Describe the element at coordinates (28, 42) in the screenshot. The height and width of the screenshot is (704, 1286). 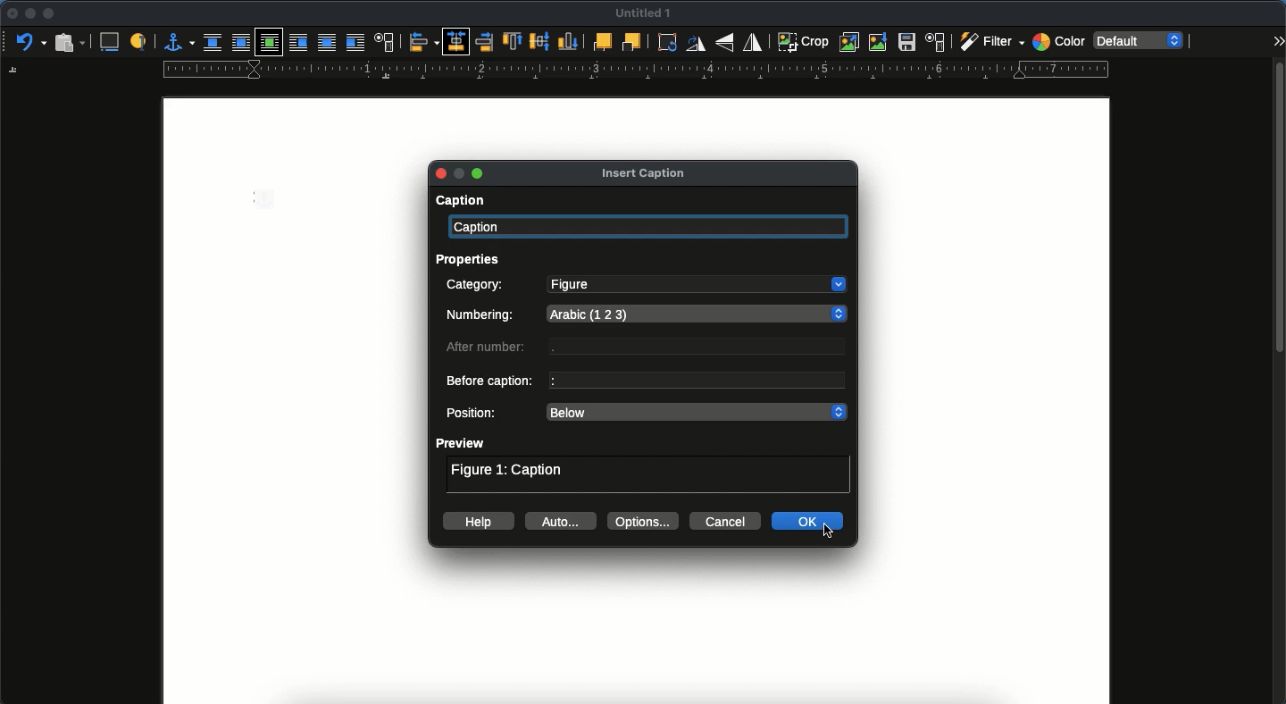
I see `undo` at that location.